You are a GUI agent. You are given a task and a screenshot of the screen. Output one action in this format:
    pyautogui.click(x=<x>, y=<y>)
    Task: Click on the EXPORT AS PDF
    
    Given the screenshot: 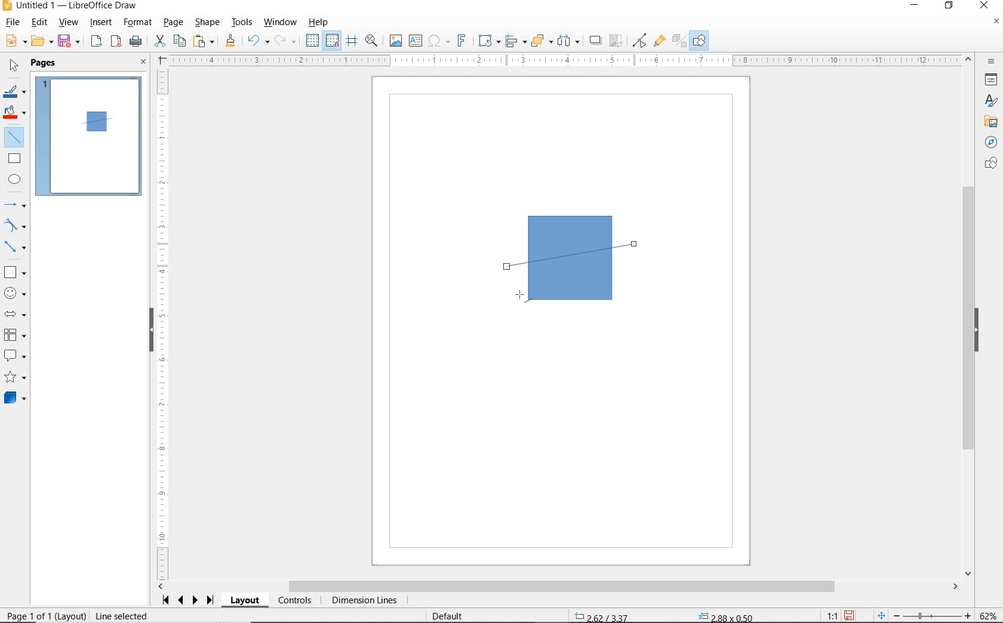 What is the action you would take?
    pyautogui.click(x=117, y=42)
    